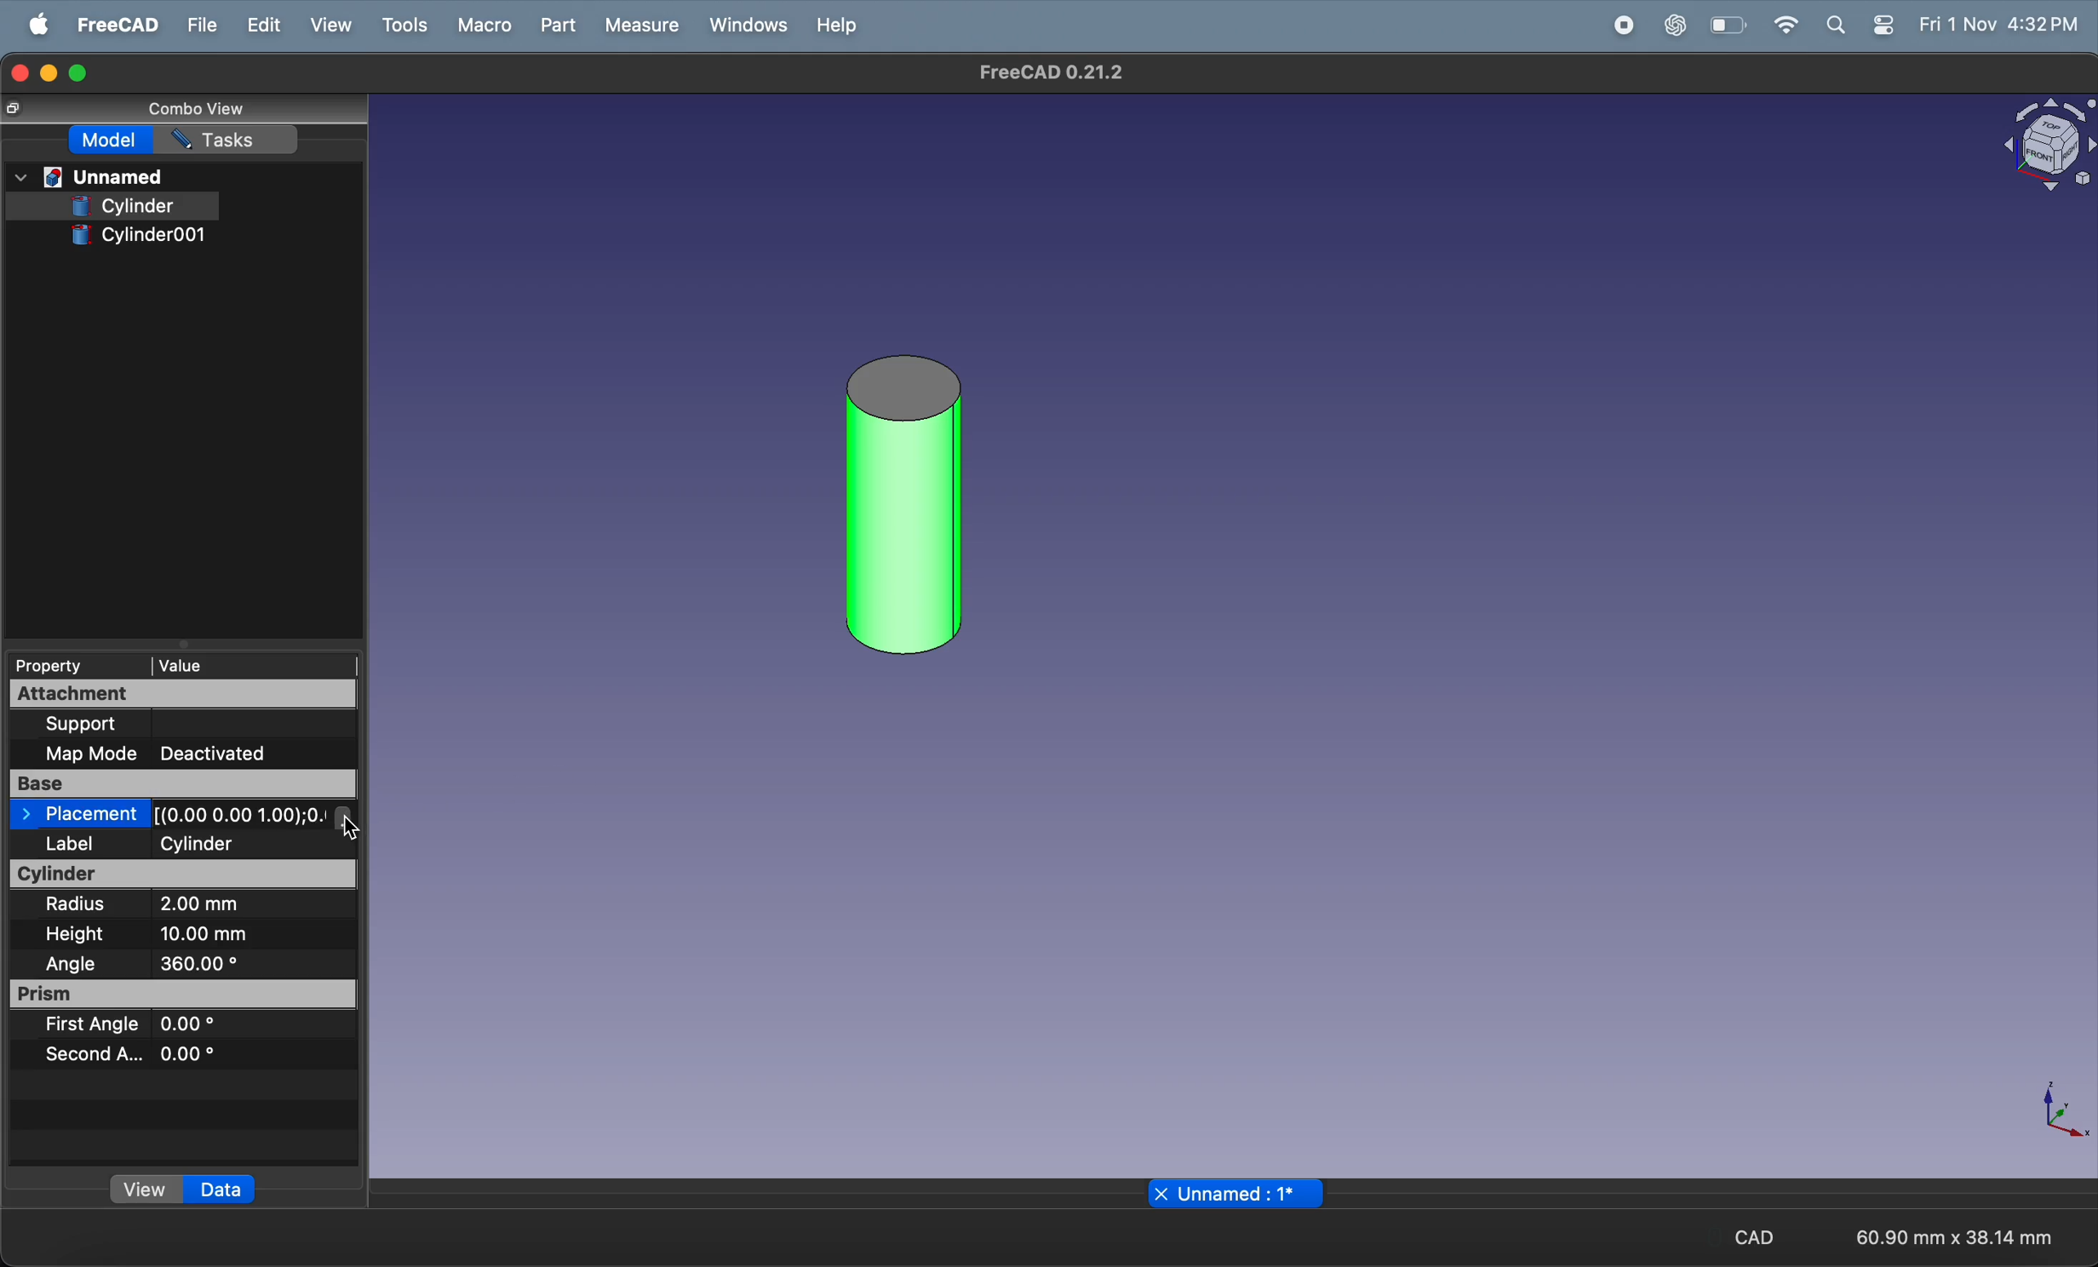 Image resolution: width=2098 pixels, height=1267 pixels. What do you see at coordinates (146, 237) in the screenshot?
I see `cylinder001` at bounding box center [146, 237].